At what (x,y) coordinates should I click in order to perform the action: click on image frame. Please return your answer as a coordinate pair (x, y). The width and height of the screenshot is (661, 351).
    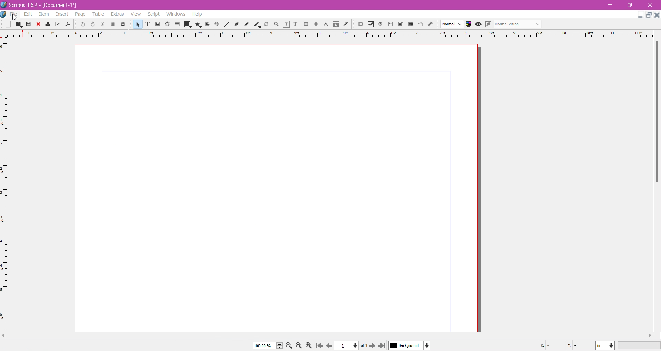
    Looking at the image, I should click on (157, 25).